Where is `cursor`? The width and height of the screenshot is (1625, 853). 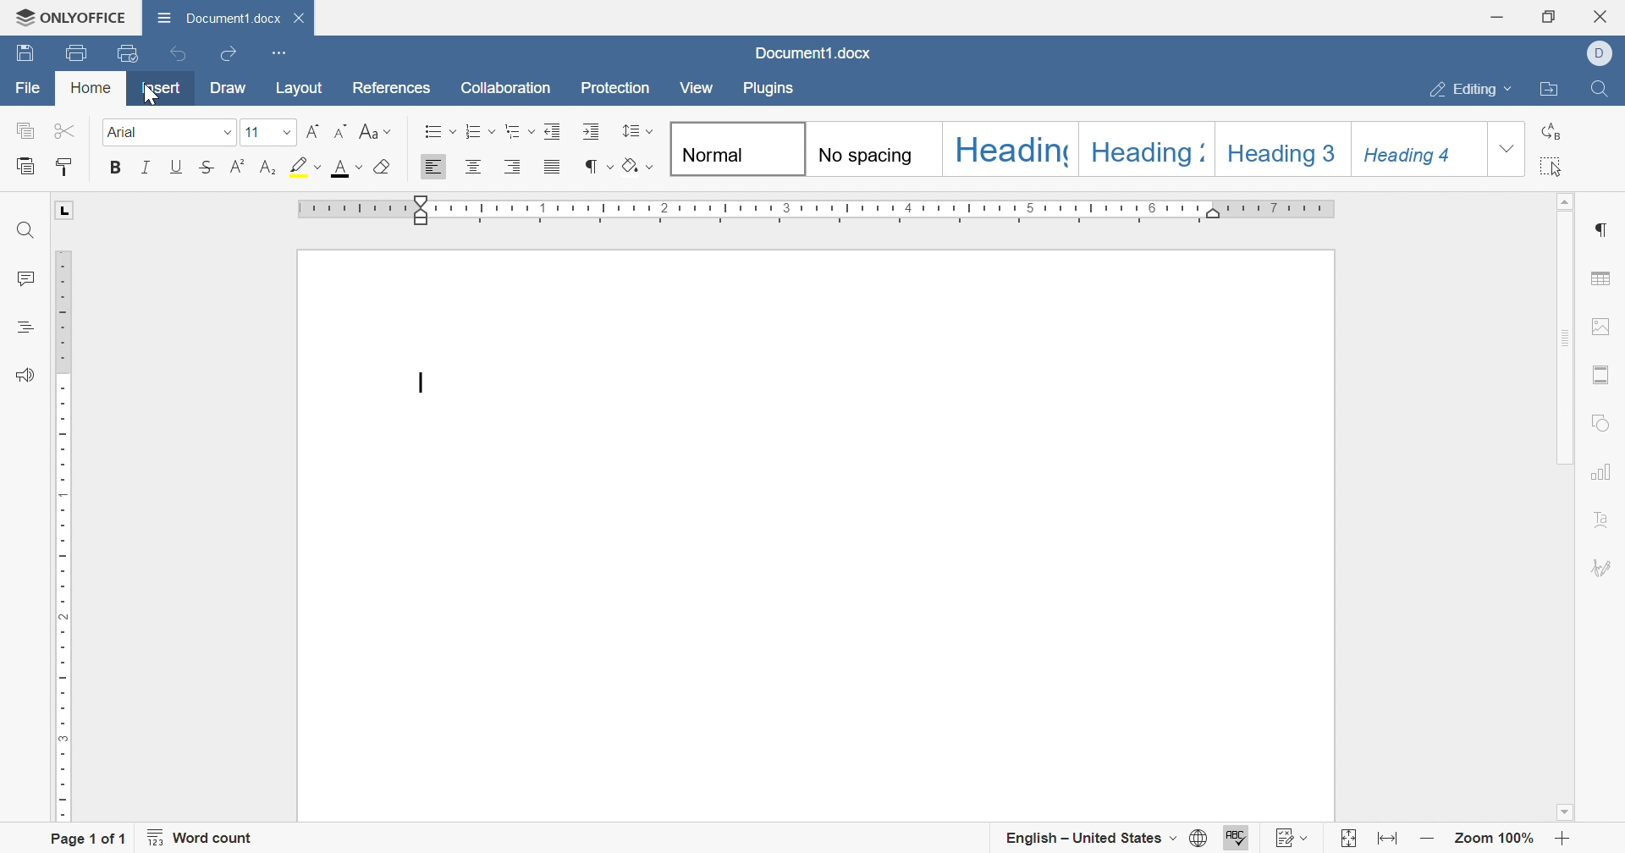 cursor is located at coordinates (158, 102).